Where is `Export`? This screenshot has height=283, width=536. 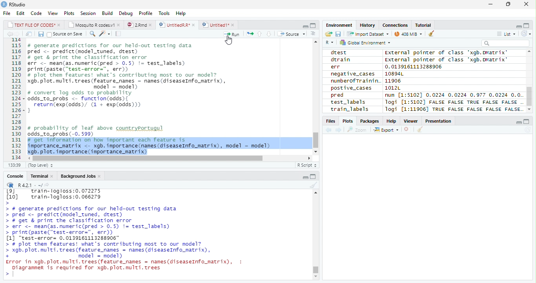
Export is located at coordinates (386, 130).